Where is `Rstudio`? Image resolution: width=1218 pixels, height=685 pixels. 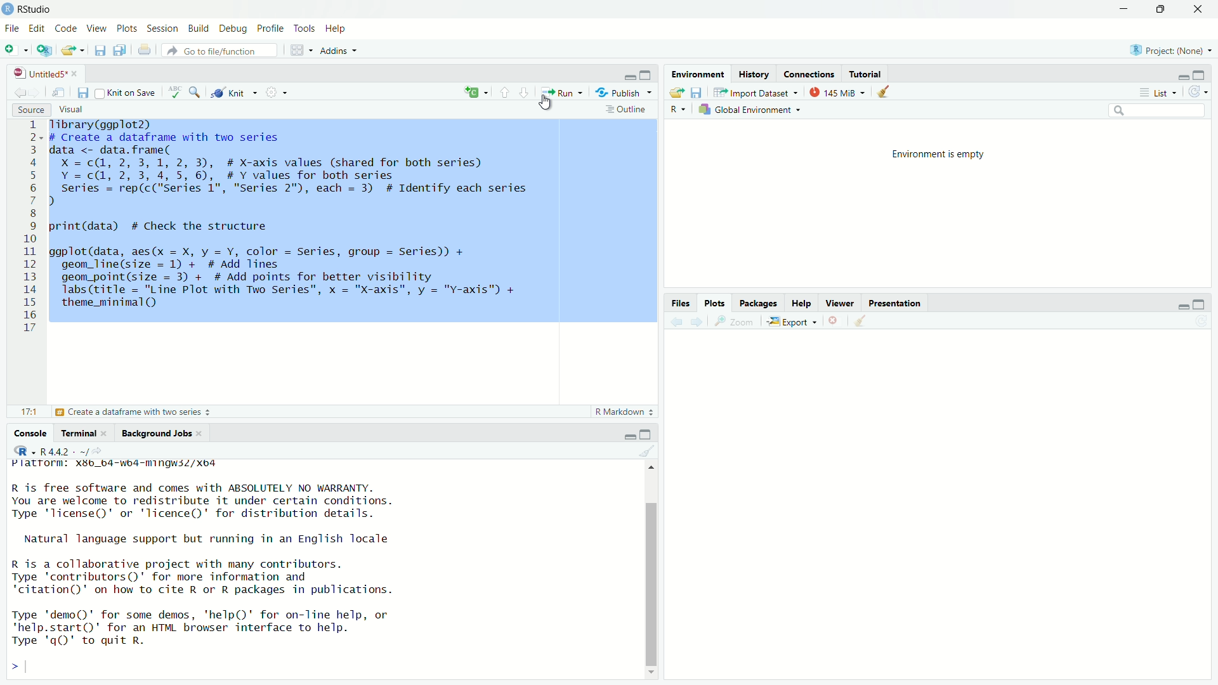
Rstudio is located at coordinates (30, 10).